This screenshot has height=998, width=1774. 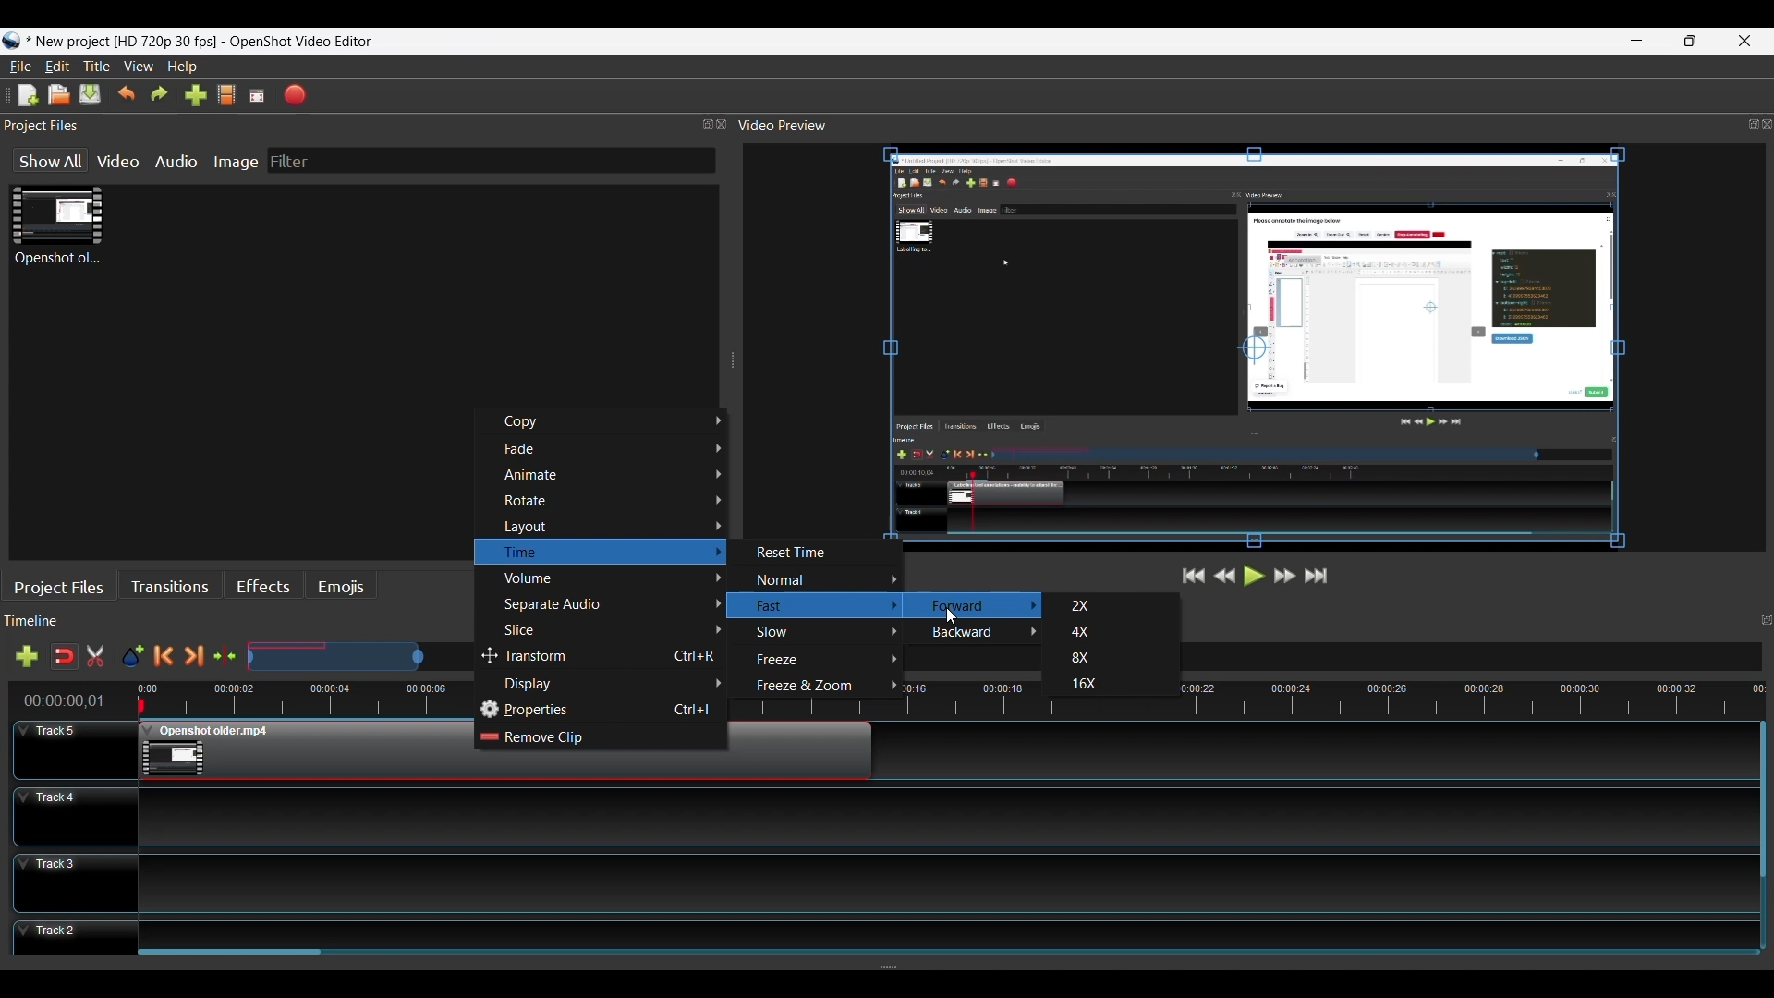 What do you see at coordinates (824, 580) in the screenshot?
I see `Normal` at bounding box center [824, 580].